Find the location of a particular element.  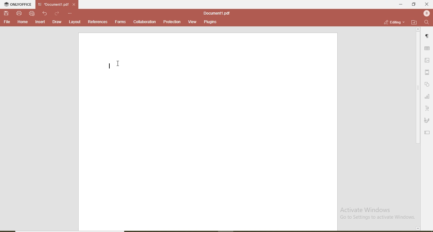

undo is located at coordinates (46, 13).